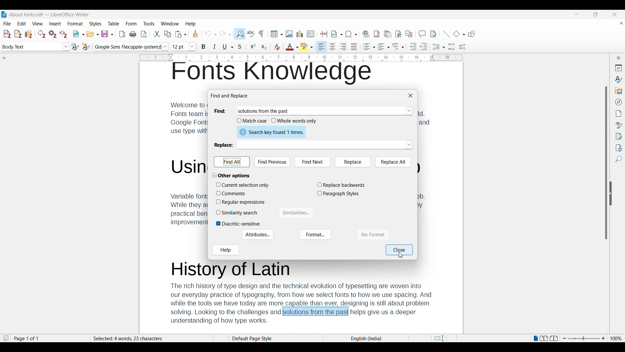 The width and height of the screenshot is (625, 352). What do you see at coordinates (223, 145) in the screenshot?
I see `Replace:` at bounding box center [223, 145].